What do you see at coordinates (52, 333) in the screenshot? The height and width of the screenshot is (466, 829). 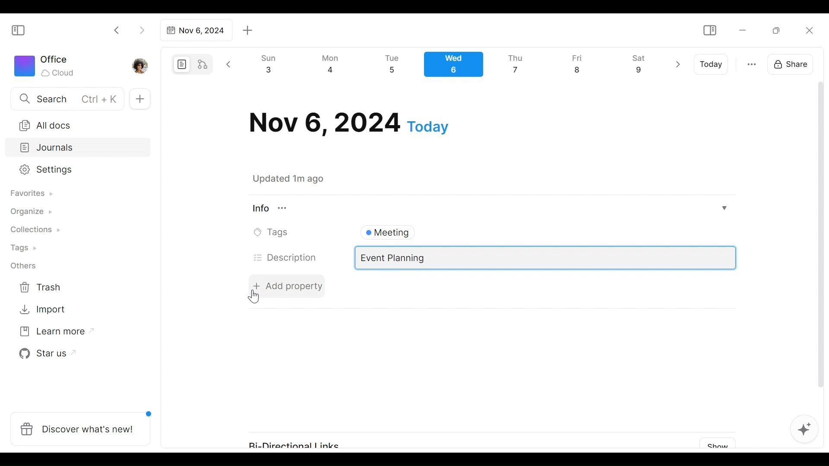 I see `Learn more` at bounding box center [52, 333].